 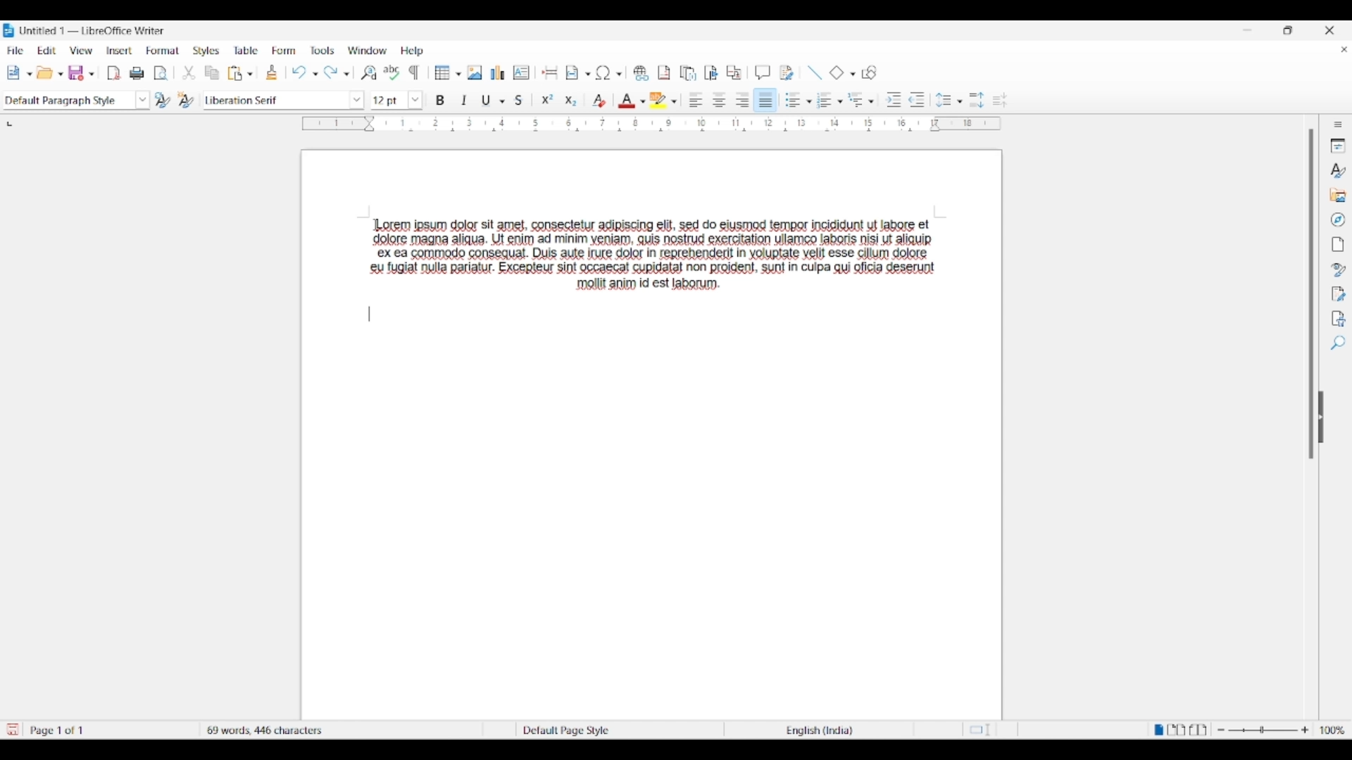 I want to click on Selected basic shape, so click(x=837, y=72).